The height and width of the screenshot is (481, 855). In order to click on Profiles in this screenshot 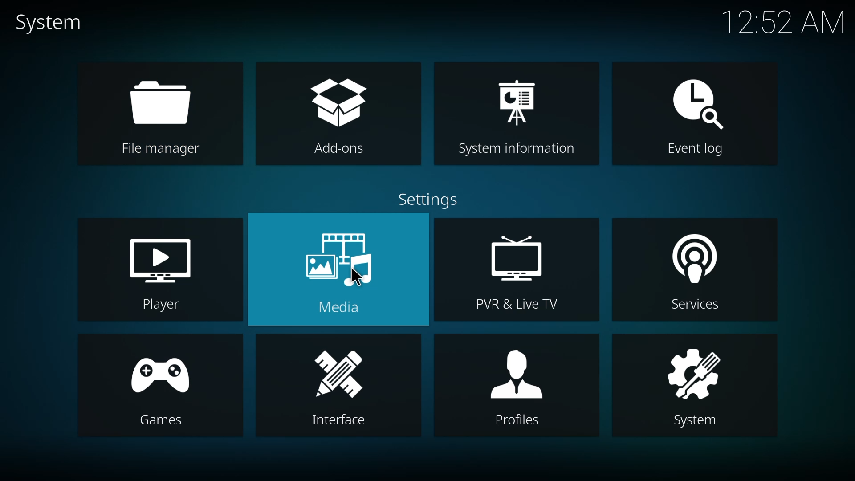, I will do `click(520, 421)`.